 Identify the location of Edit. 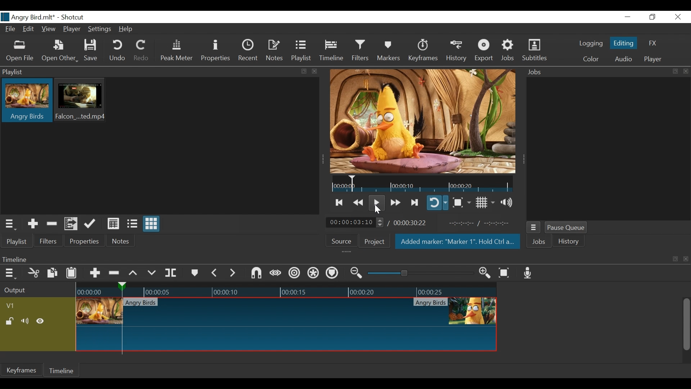
(29, 30).